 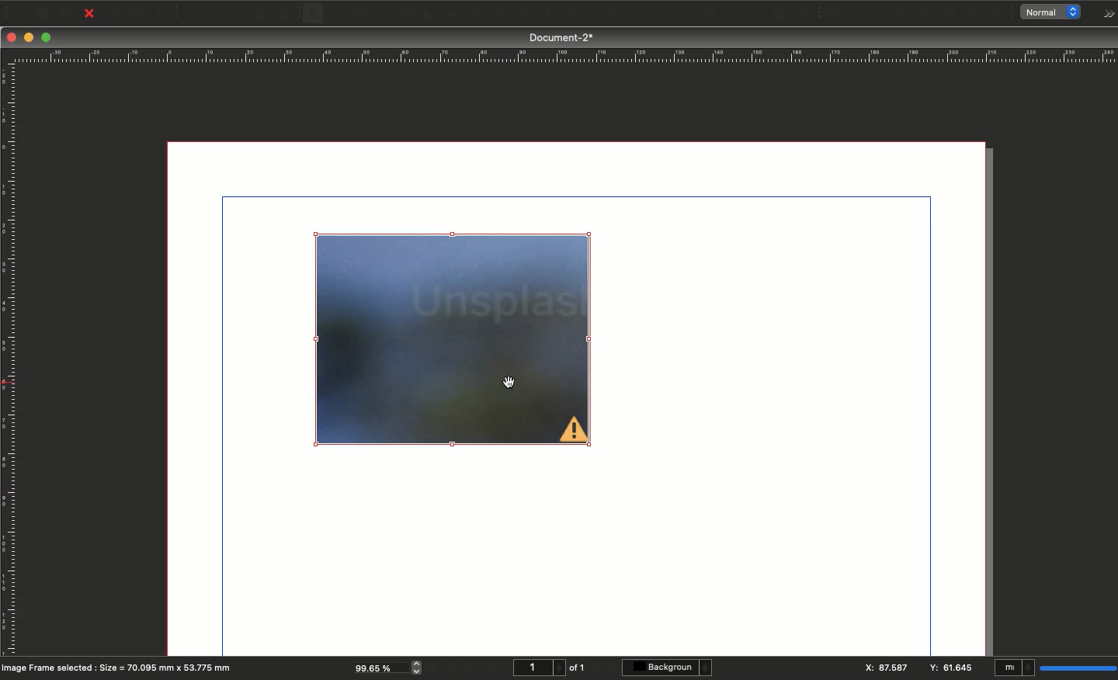 What do you see at coordinates (669, 668) in the screenshot?
I see `Background` at bounding box center [669, 668].